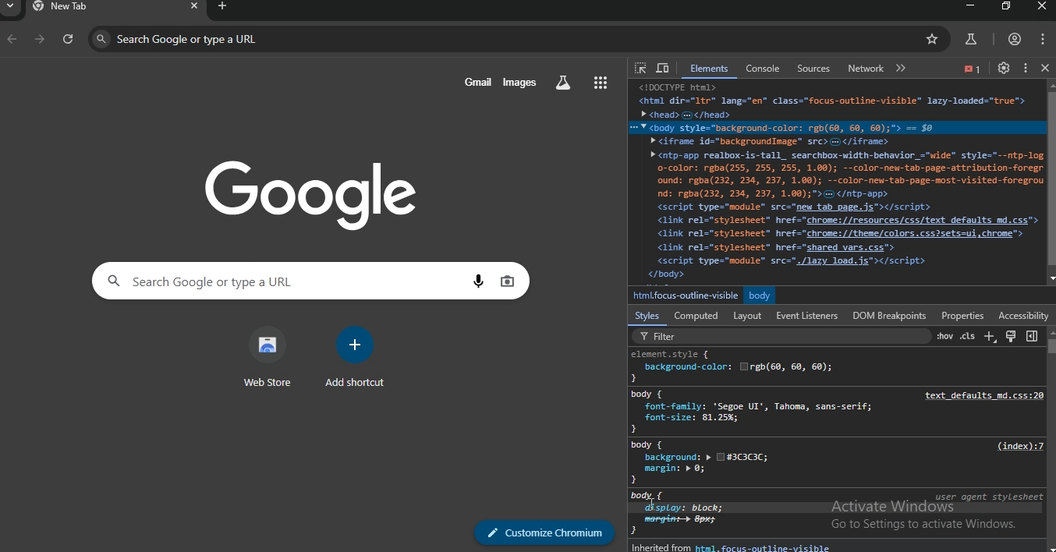 The width and height of the screenshot is (1056, 552). What do you see at coordinates (888, 316) in the screenshot?
I see `DOM Breakpoints` at bounding box center [888, 316].